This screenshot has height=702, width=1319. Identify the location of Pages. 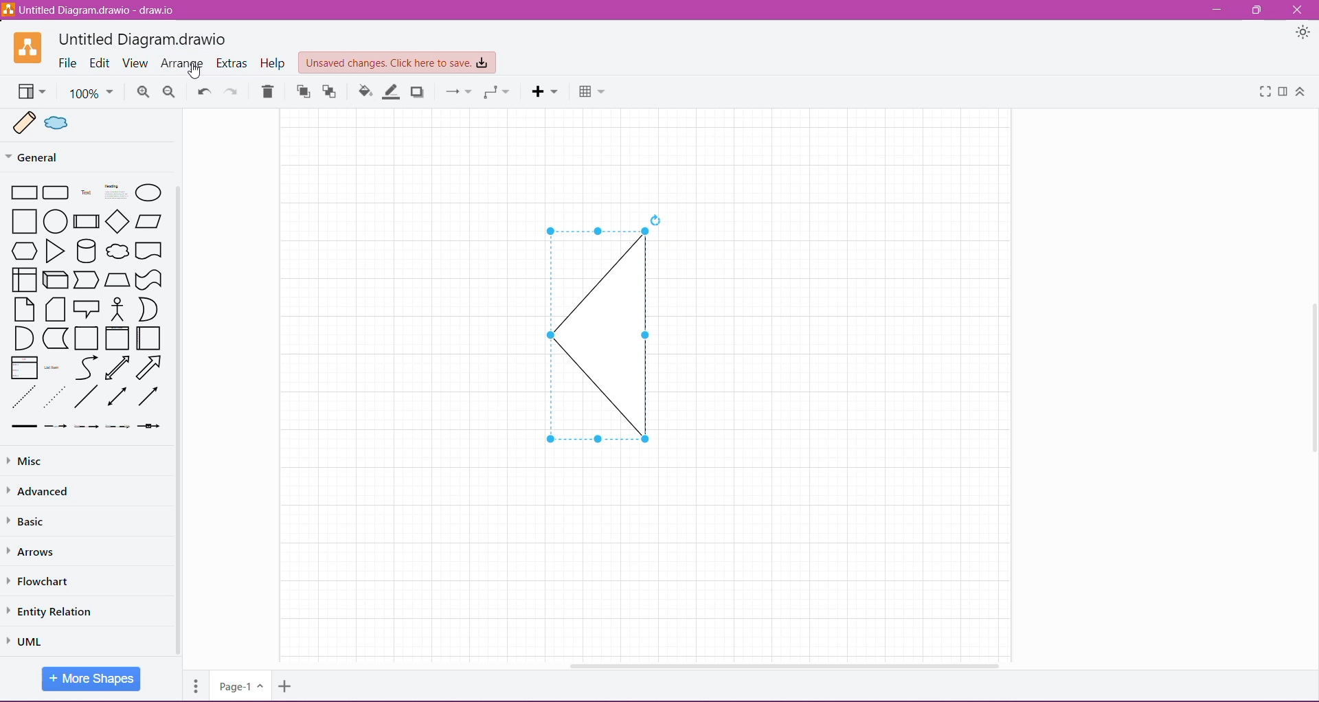
(194, 687).